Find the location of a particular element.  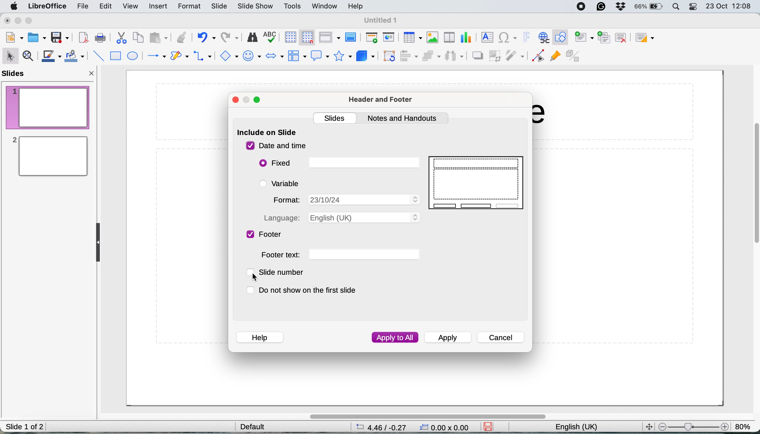

3d objects is located at coordinates (365, 56).